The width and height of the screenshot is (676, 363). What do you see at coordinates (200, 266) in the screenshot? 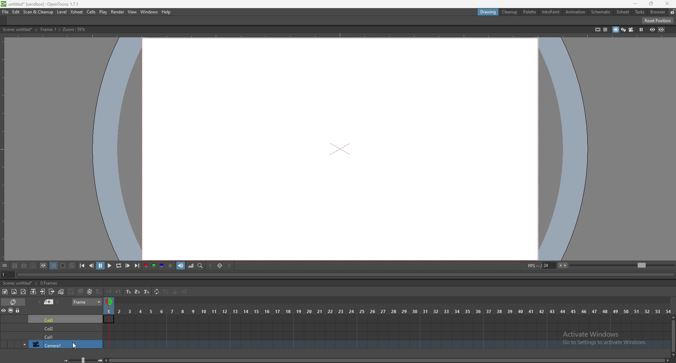
I see `locator` at bounding box center [200, 266].